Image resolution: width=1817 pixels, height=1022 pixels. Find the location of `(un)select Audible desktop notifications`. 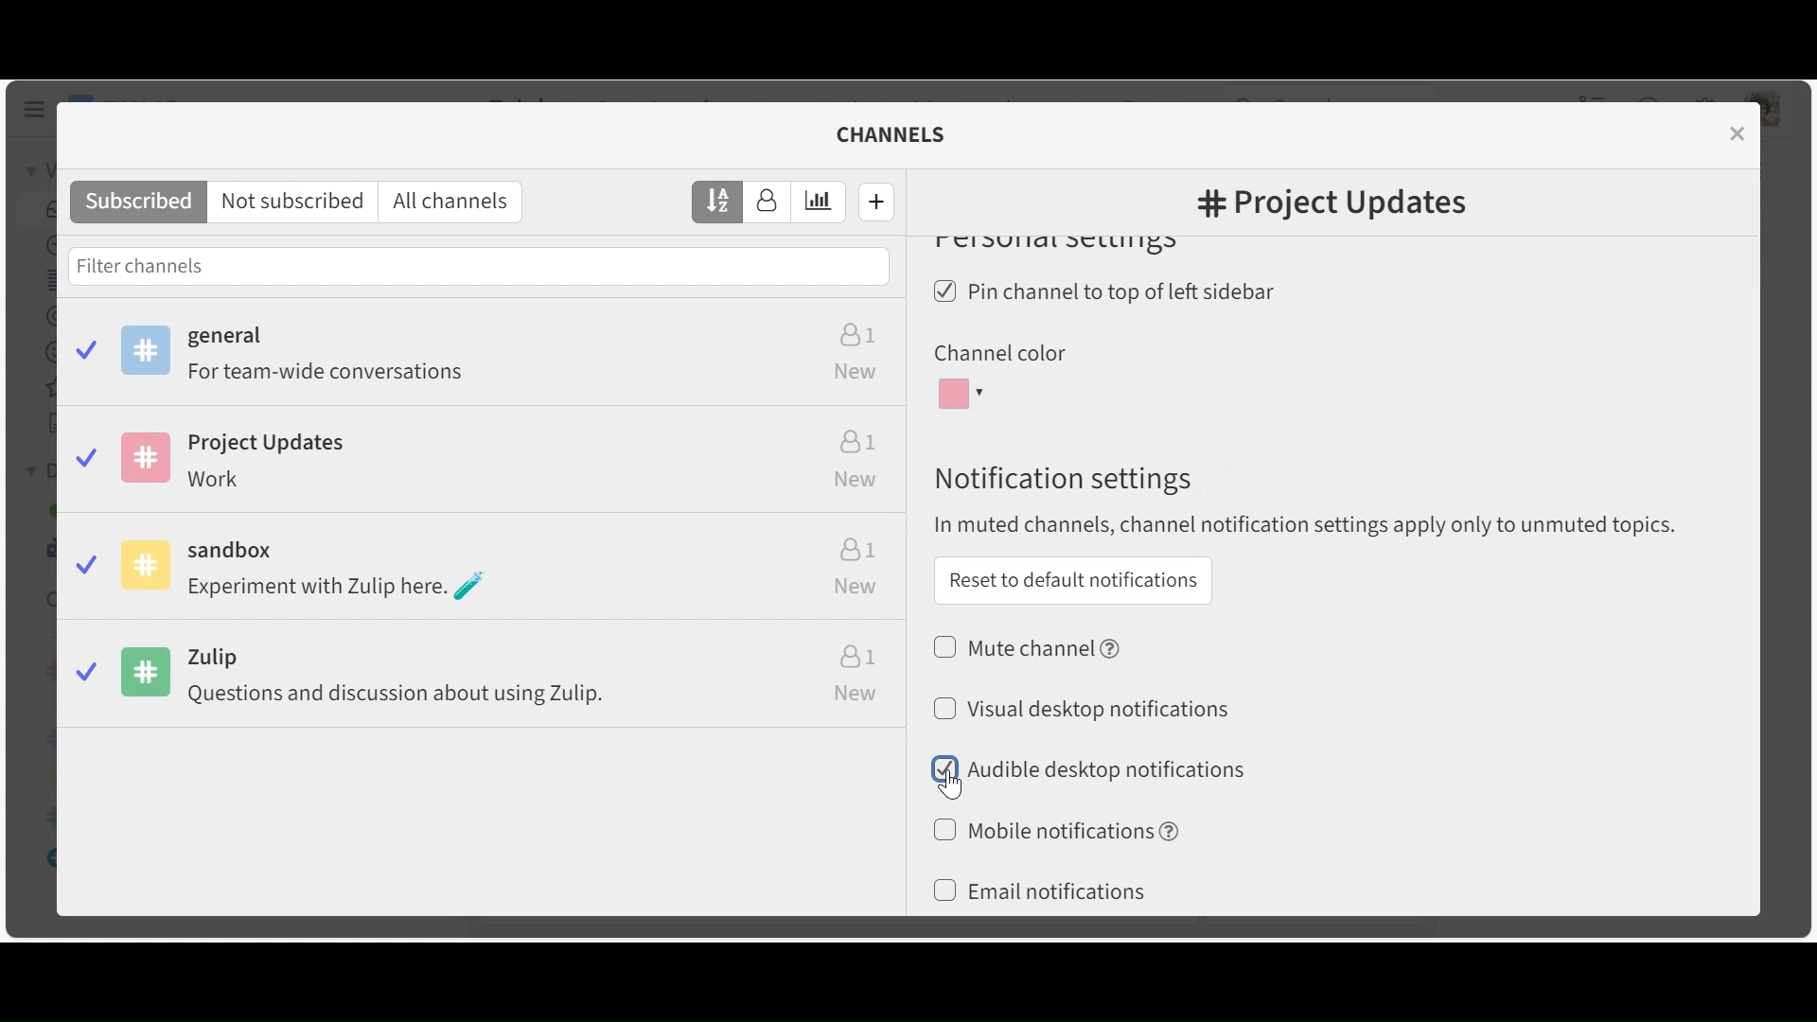

(un)select Audible desktop notifications is located at coordinates (1087, 768).